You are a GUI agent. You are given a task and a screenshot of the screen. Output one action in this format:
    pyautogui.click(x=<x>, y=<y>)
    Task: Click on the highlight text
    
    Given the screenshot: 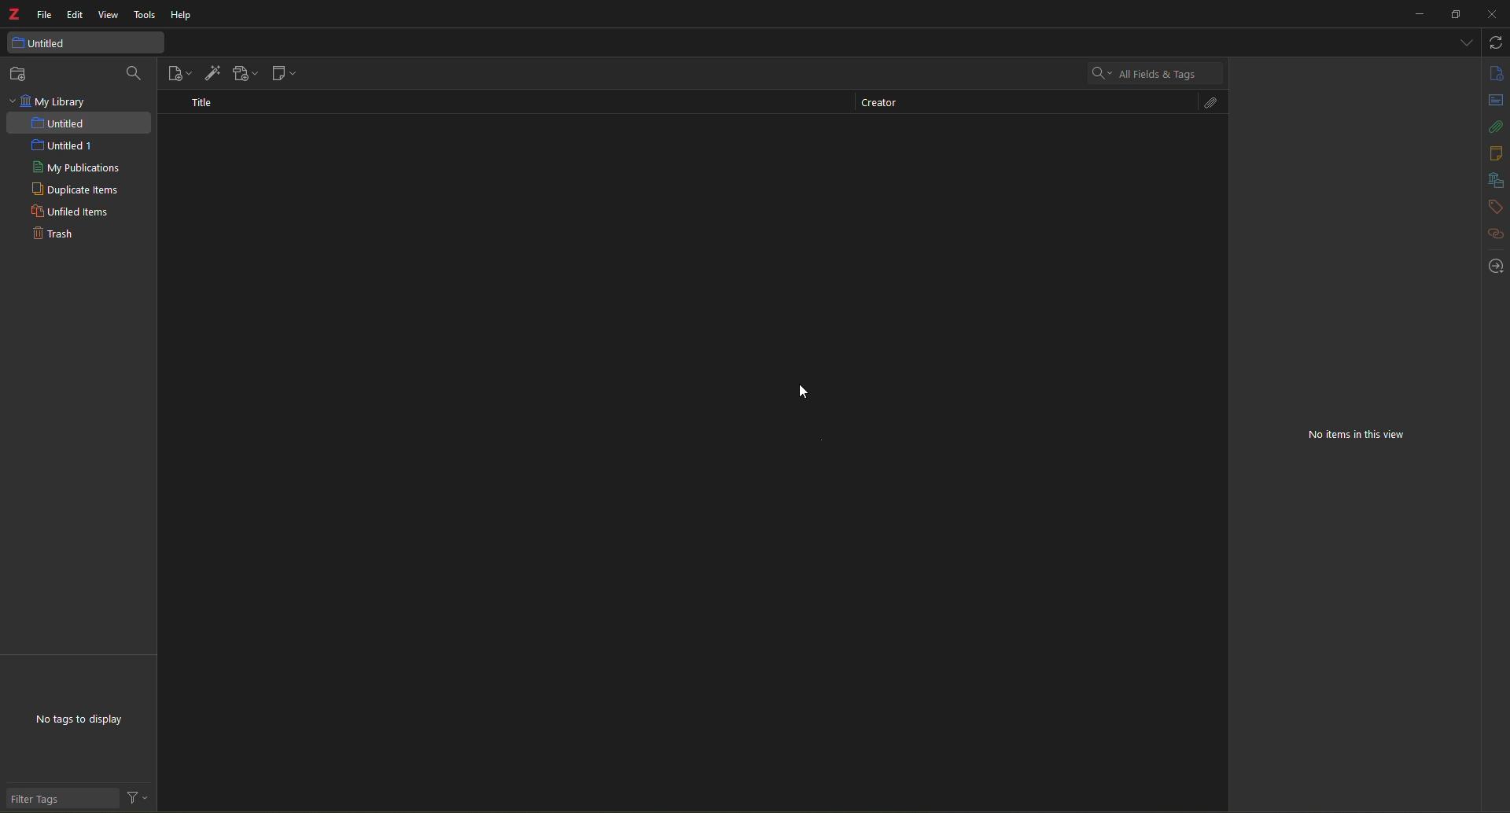 What is the action you would take?
    pyautogui.click(x=1343, y=75)
    